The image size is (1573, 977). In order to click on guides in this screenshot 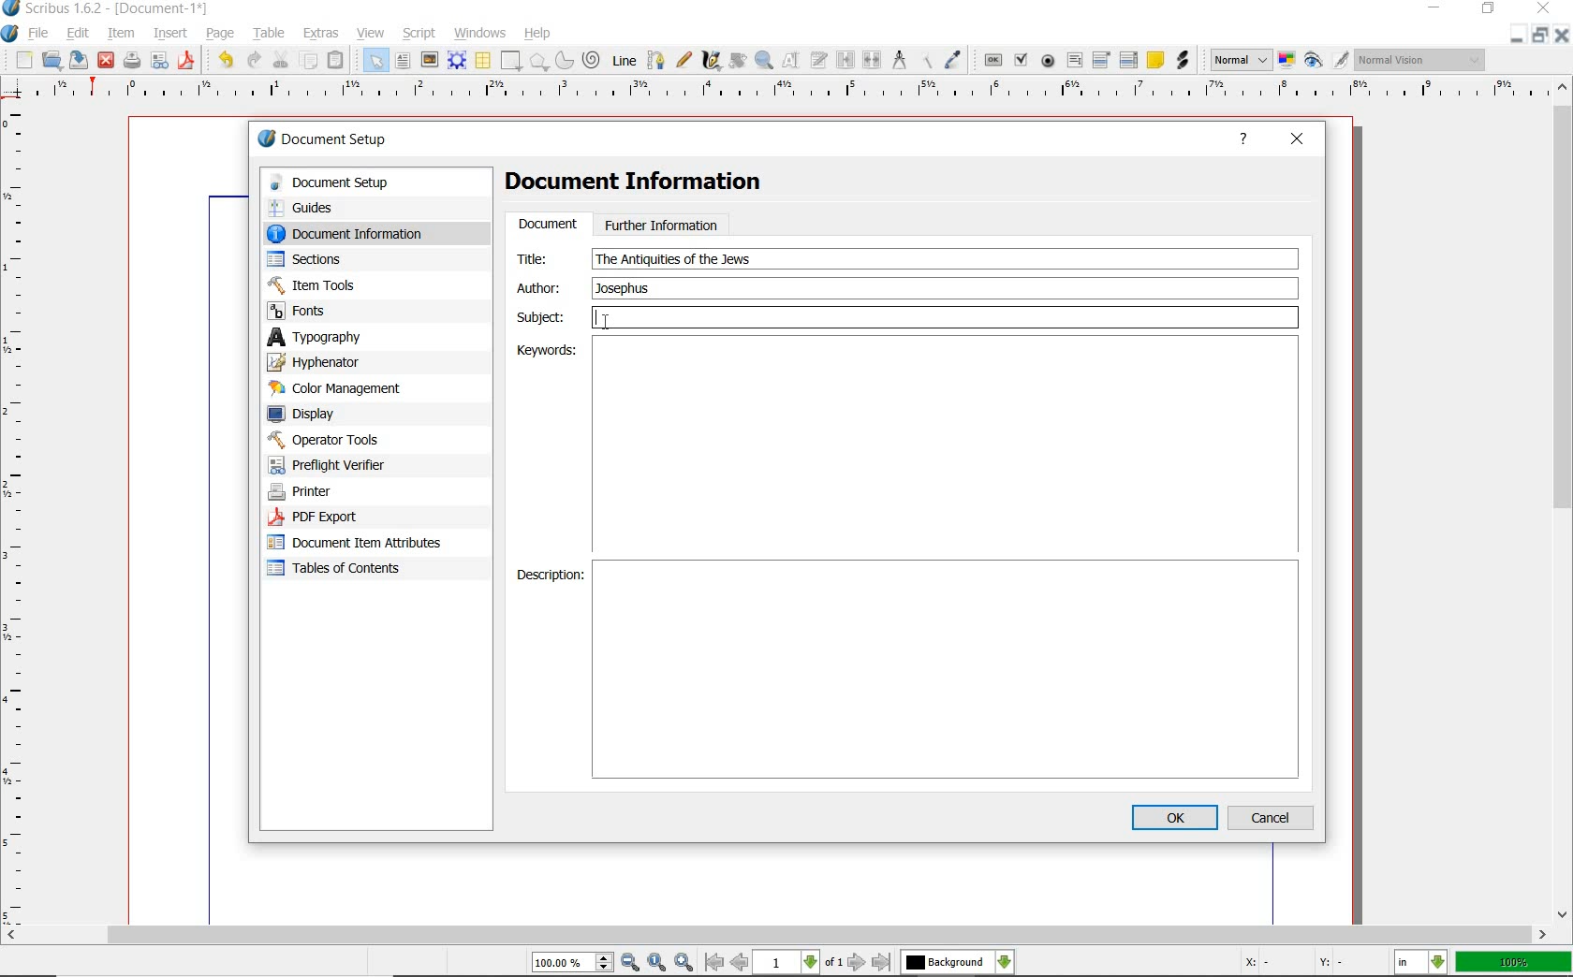, I will do `click(358, 207)`.